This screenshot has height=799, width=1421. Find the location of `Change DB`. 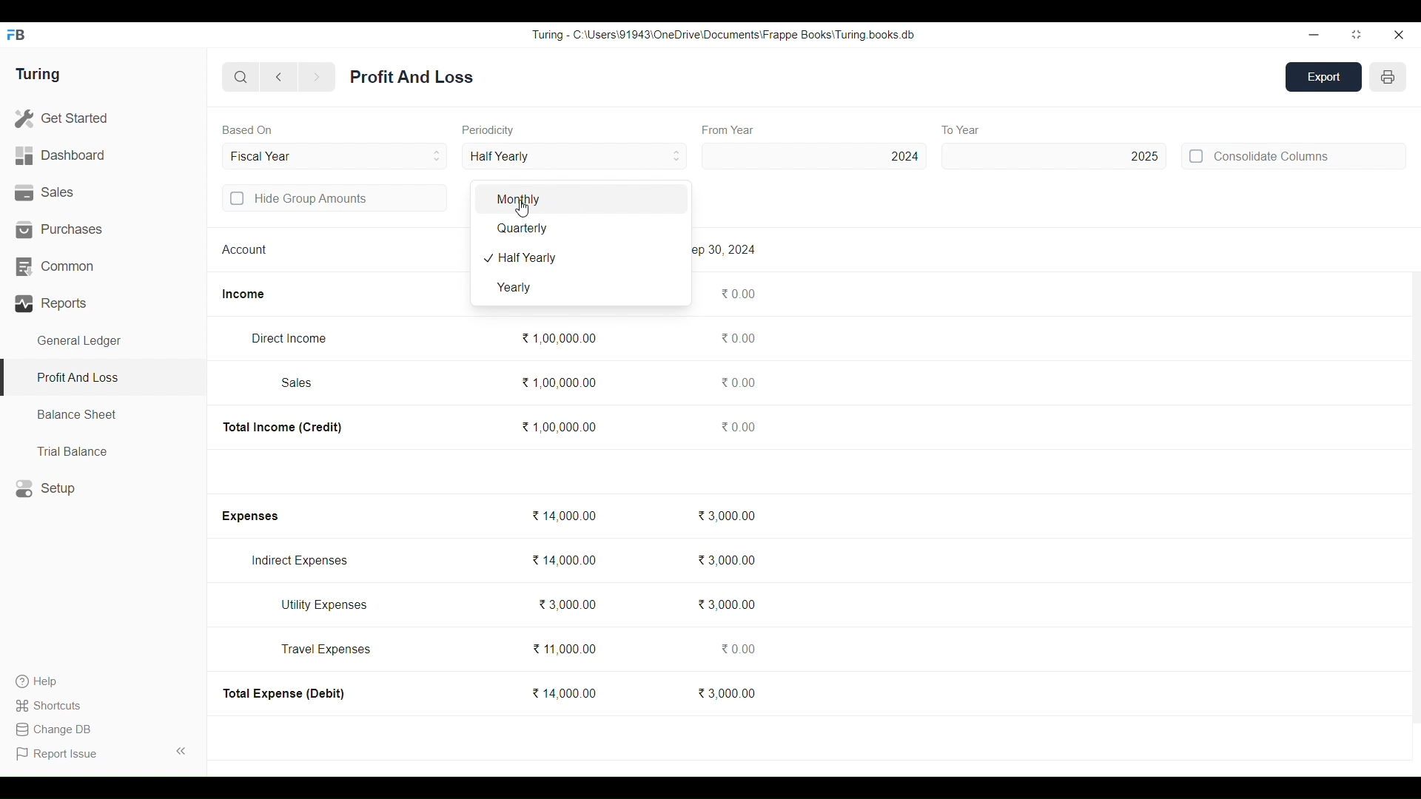

Change DB is located at coordinates (53, 729).